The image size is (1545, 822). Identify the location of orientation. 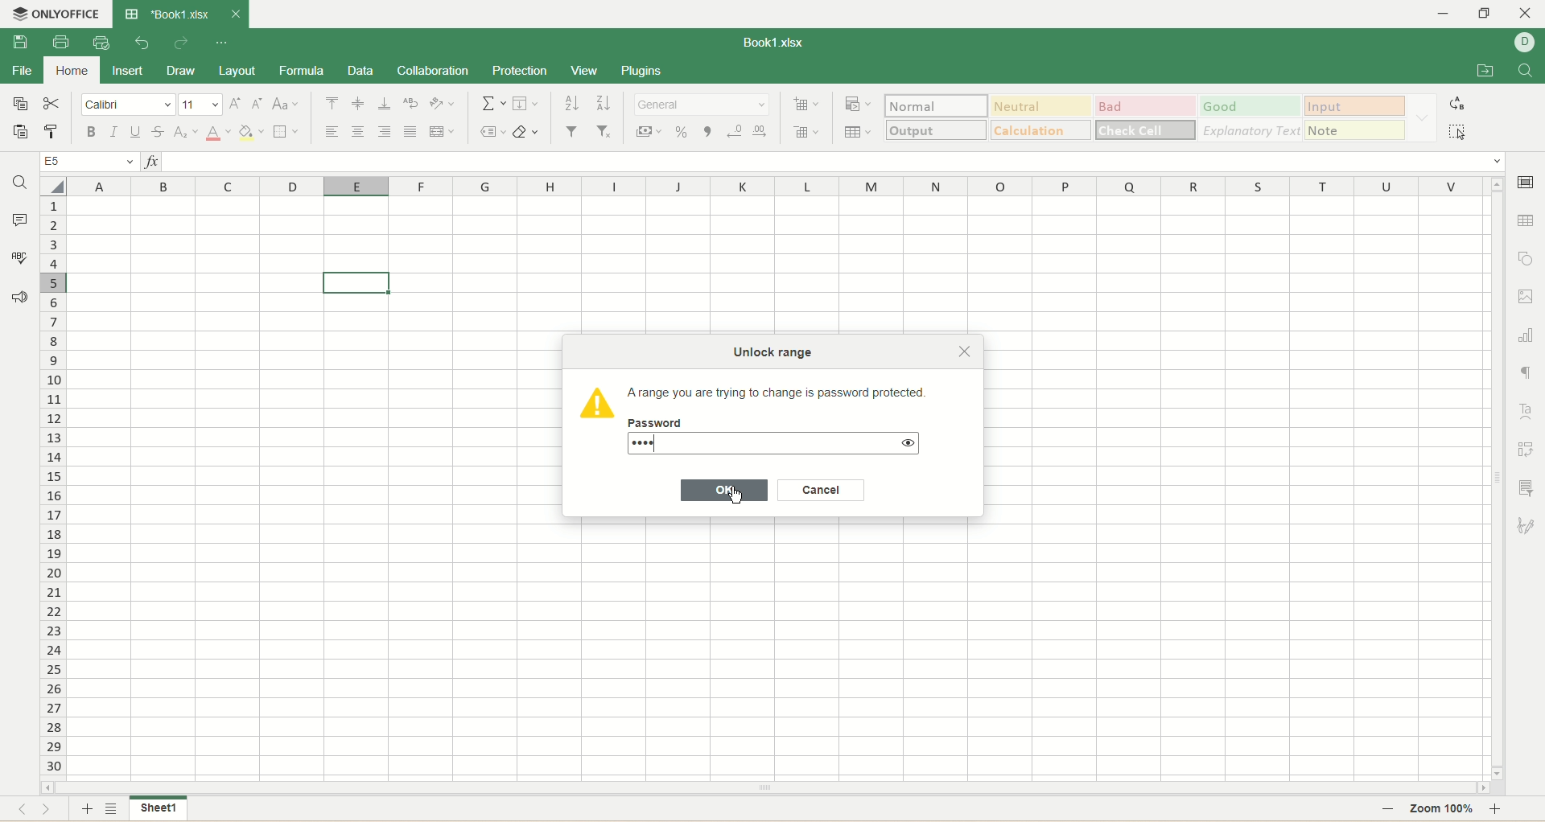
(443, 104).